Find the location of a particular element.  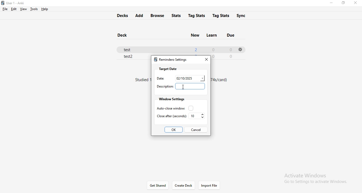

target date is located at coordinates (168, 69).